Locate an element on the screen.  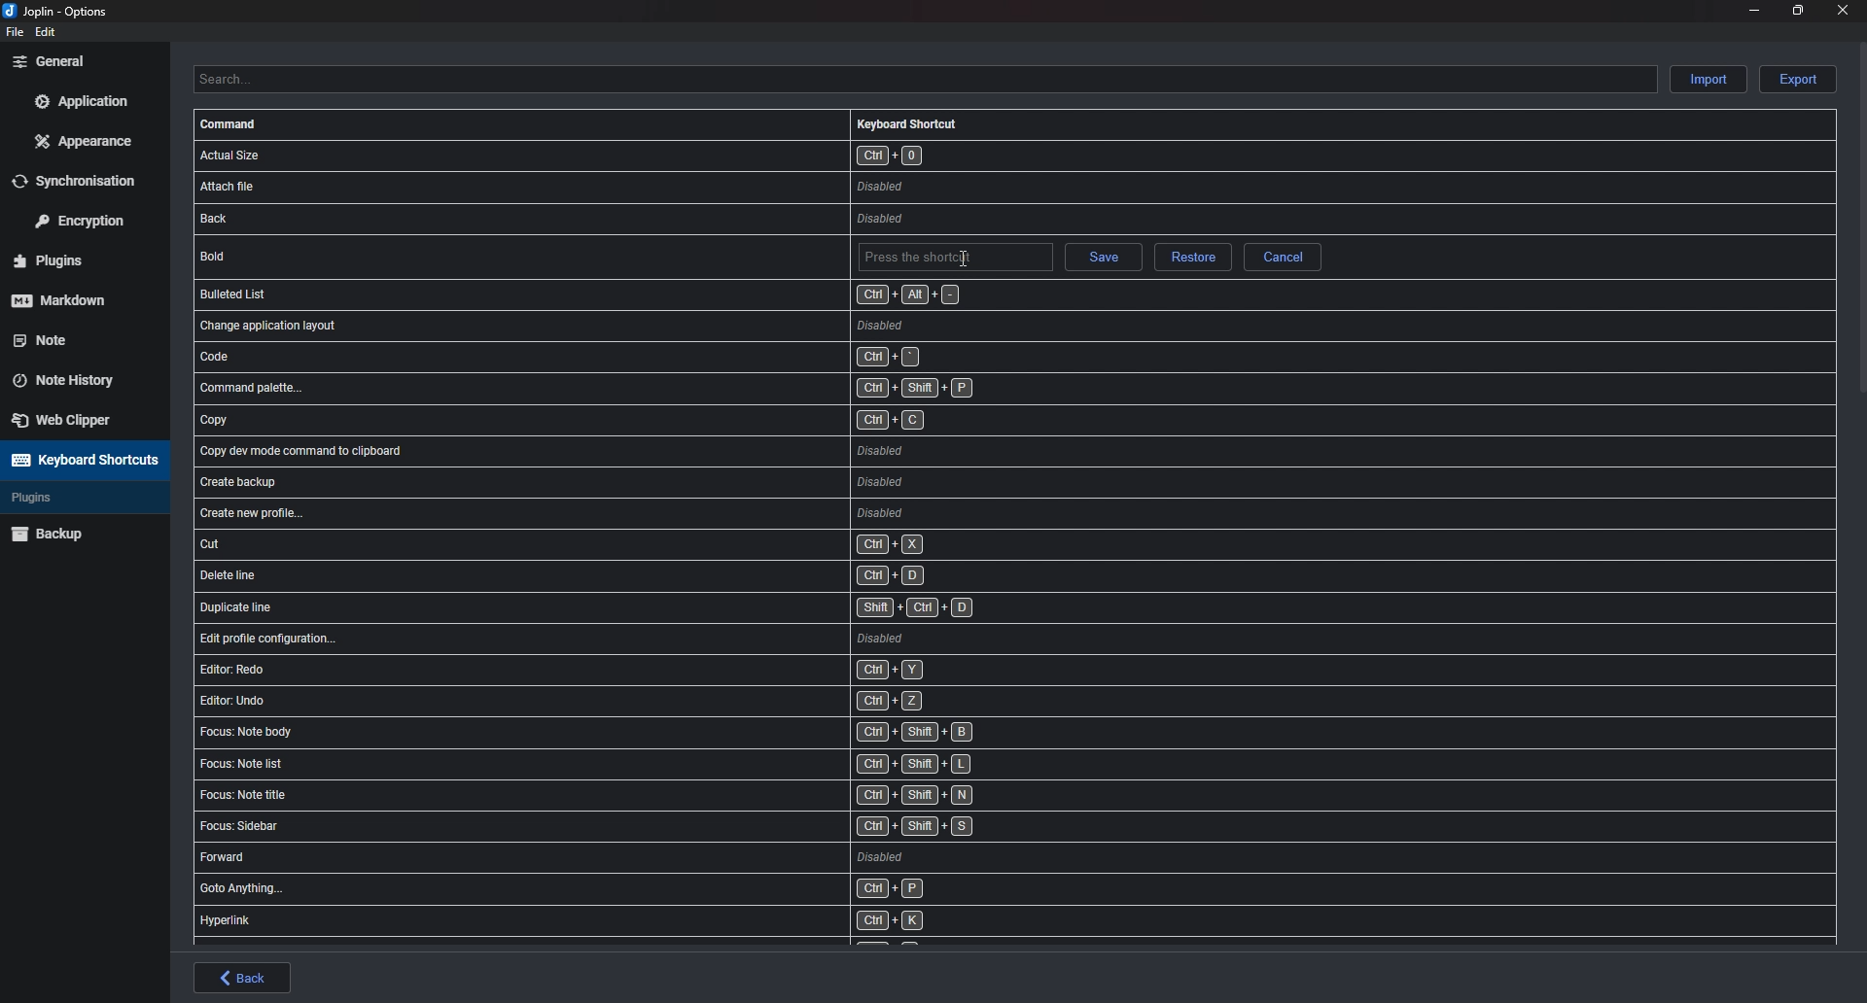
shortcut is located at coordinates (649, 324).